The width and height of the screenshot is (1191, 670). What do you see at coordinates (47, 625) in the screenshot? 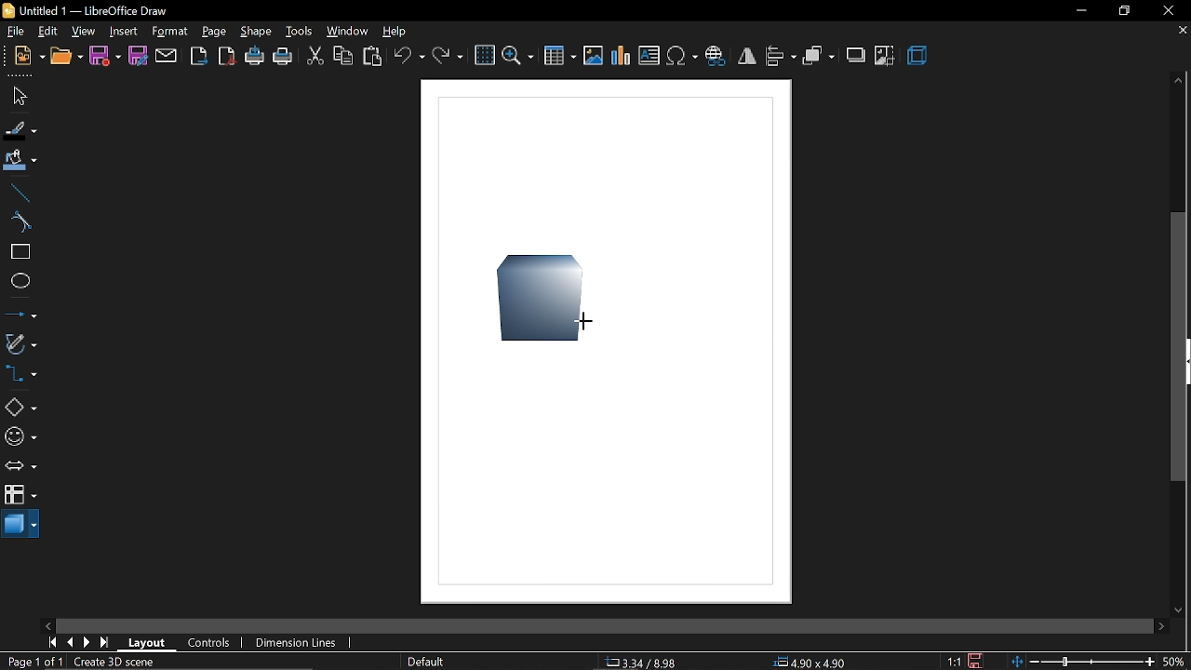
I see `move left` at bounding box center [47, 625].